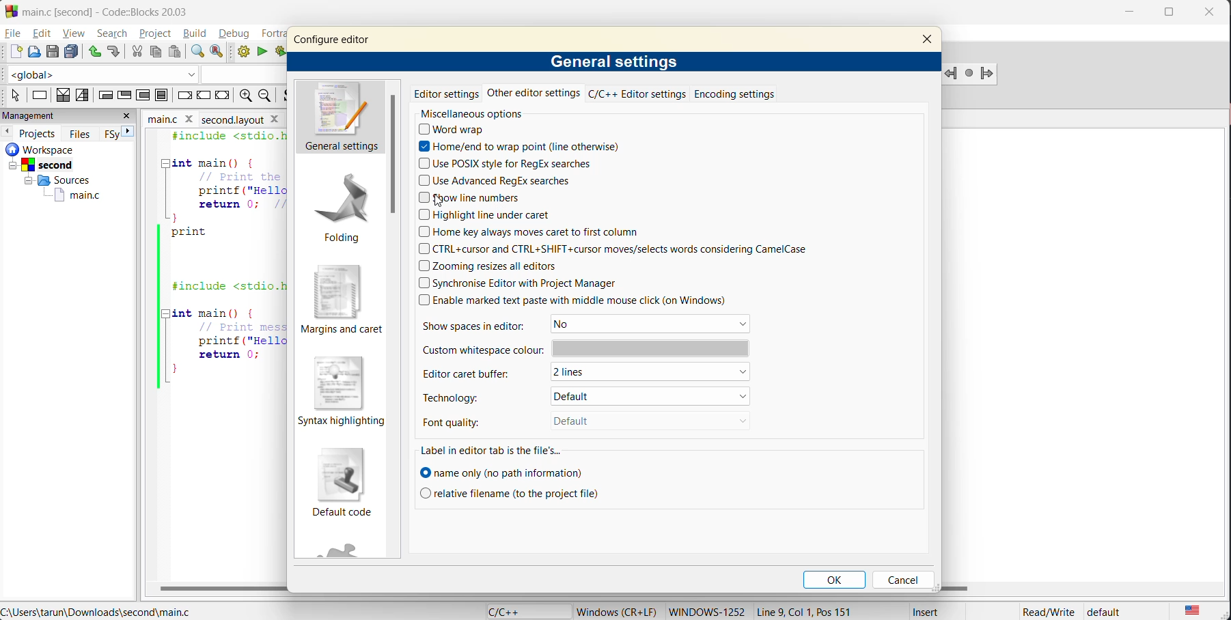  I want to click on jump backword, so click(951, 74).